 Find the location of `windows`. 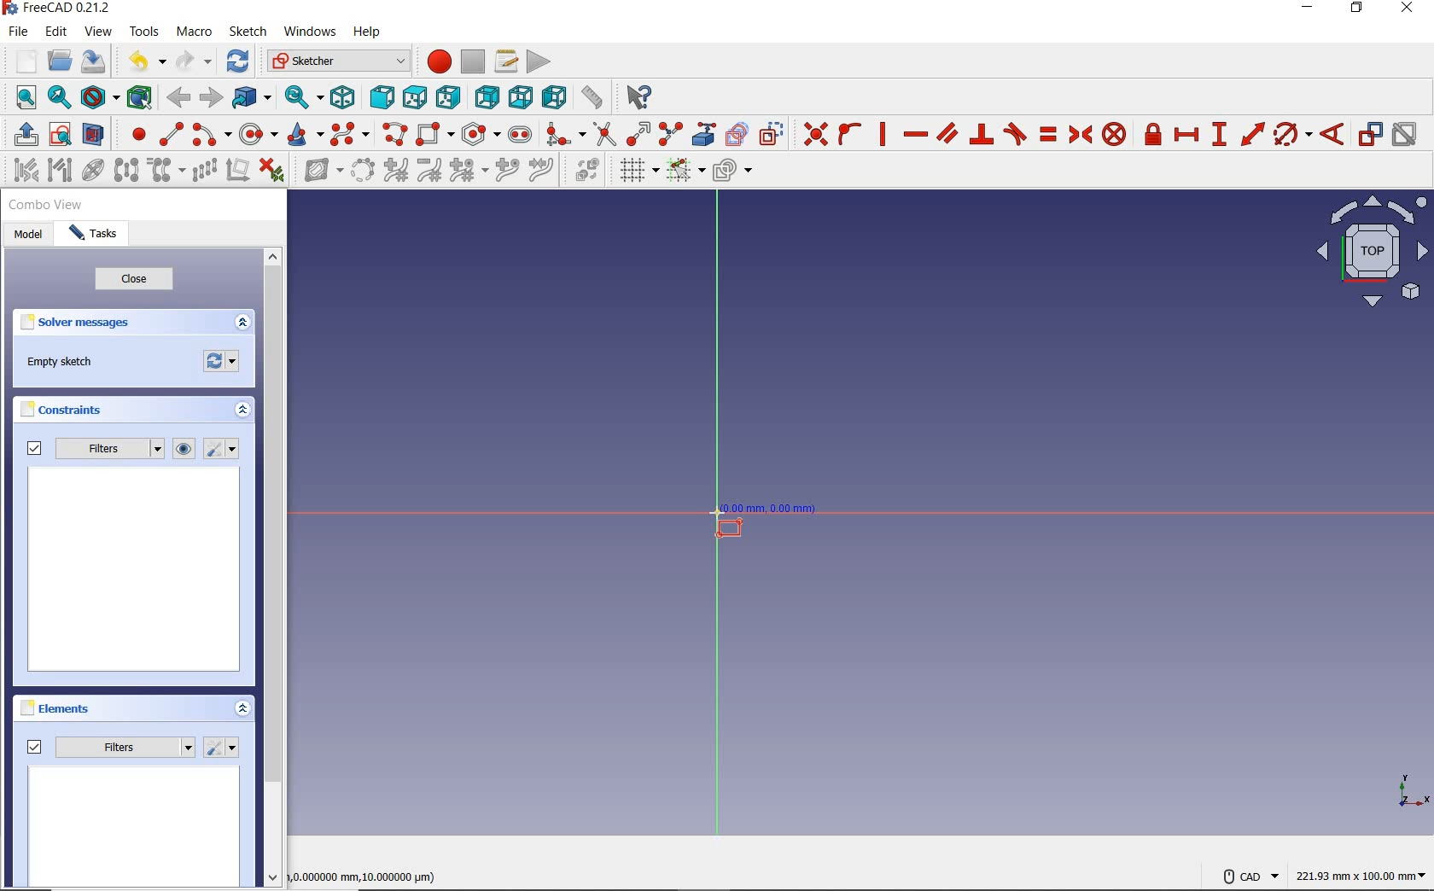

windows is located at coordinates (310, 32).